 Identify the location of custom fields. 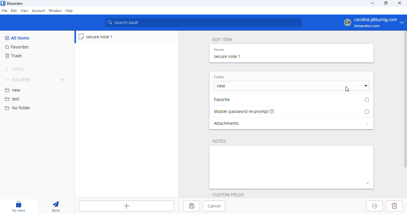
(228, 195).